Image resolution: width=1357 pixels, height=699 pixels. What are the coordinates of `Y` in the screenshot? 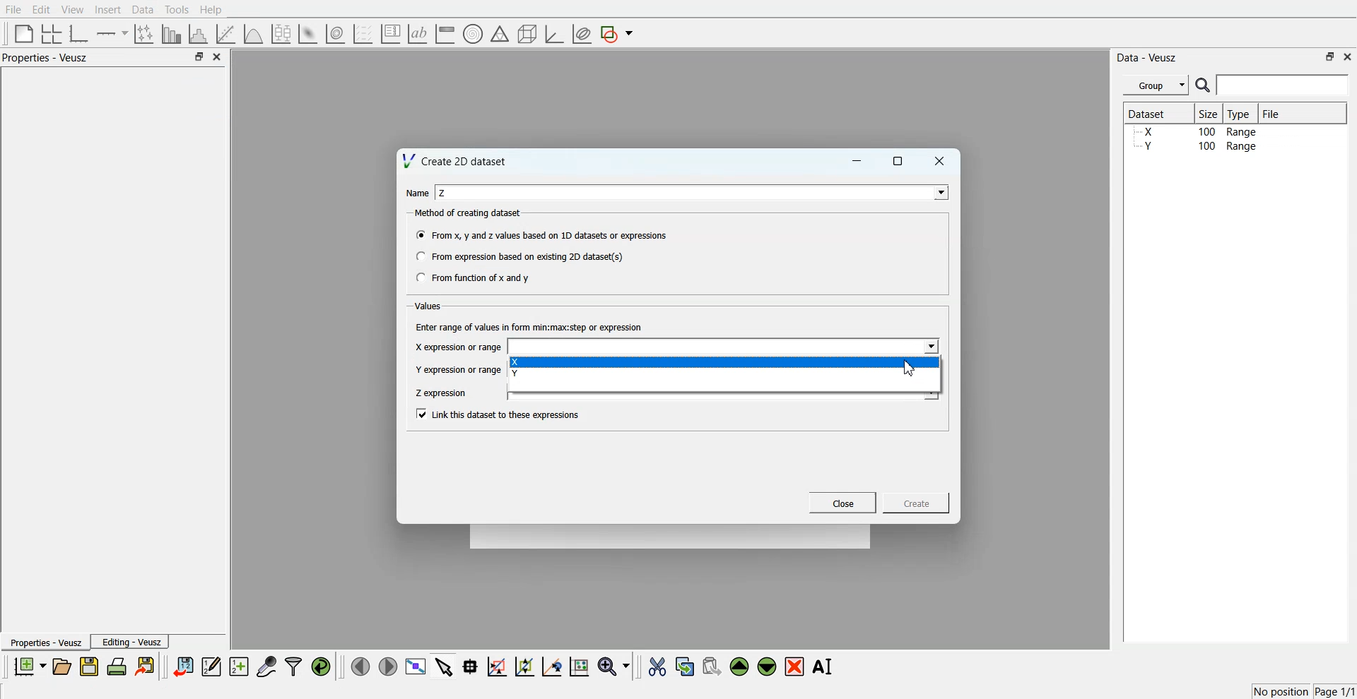 It's located at (725, 376).